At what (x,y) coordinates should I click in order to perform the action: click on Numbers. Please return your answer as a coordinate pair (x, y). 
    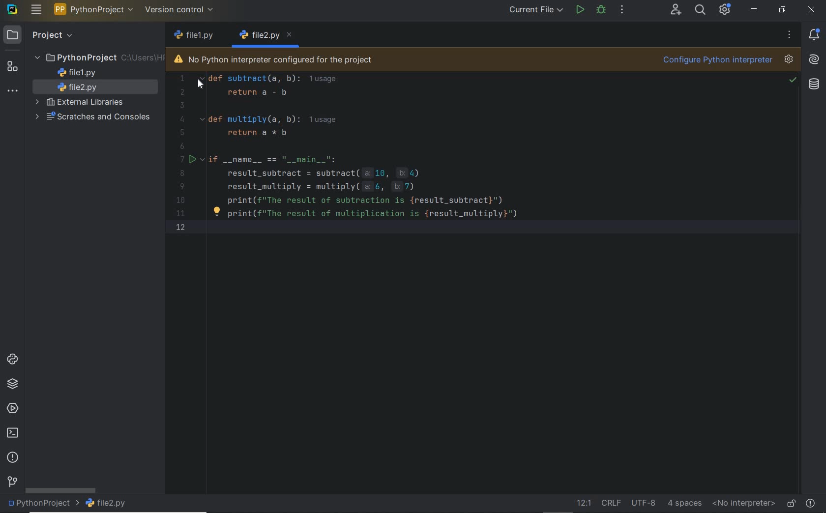
    Looking at the image, I should click on (178, 153).